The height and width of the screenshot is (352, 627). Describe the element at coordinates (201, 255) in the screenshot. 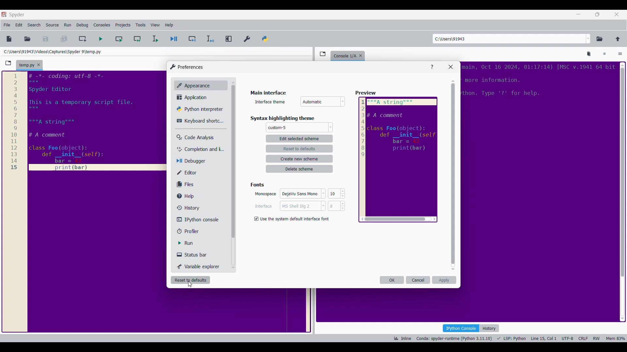

I see `Status bar` at that location.